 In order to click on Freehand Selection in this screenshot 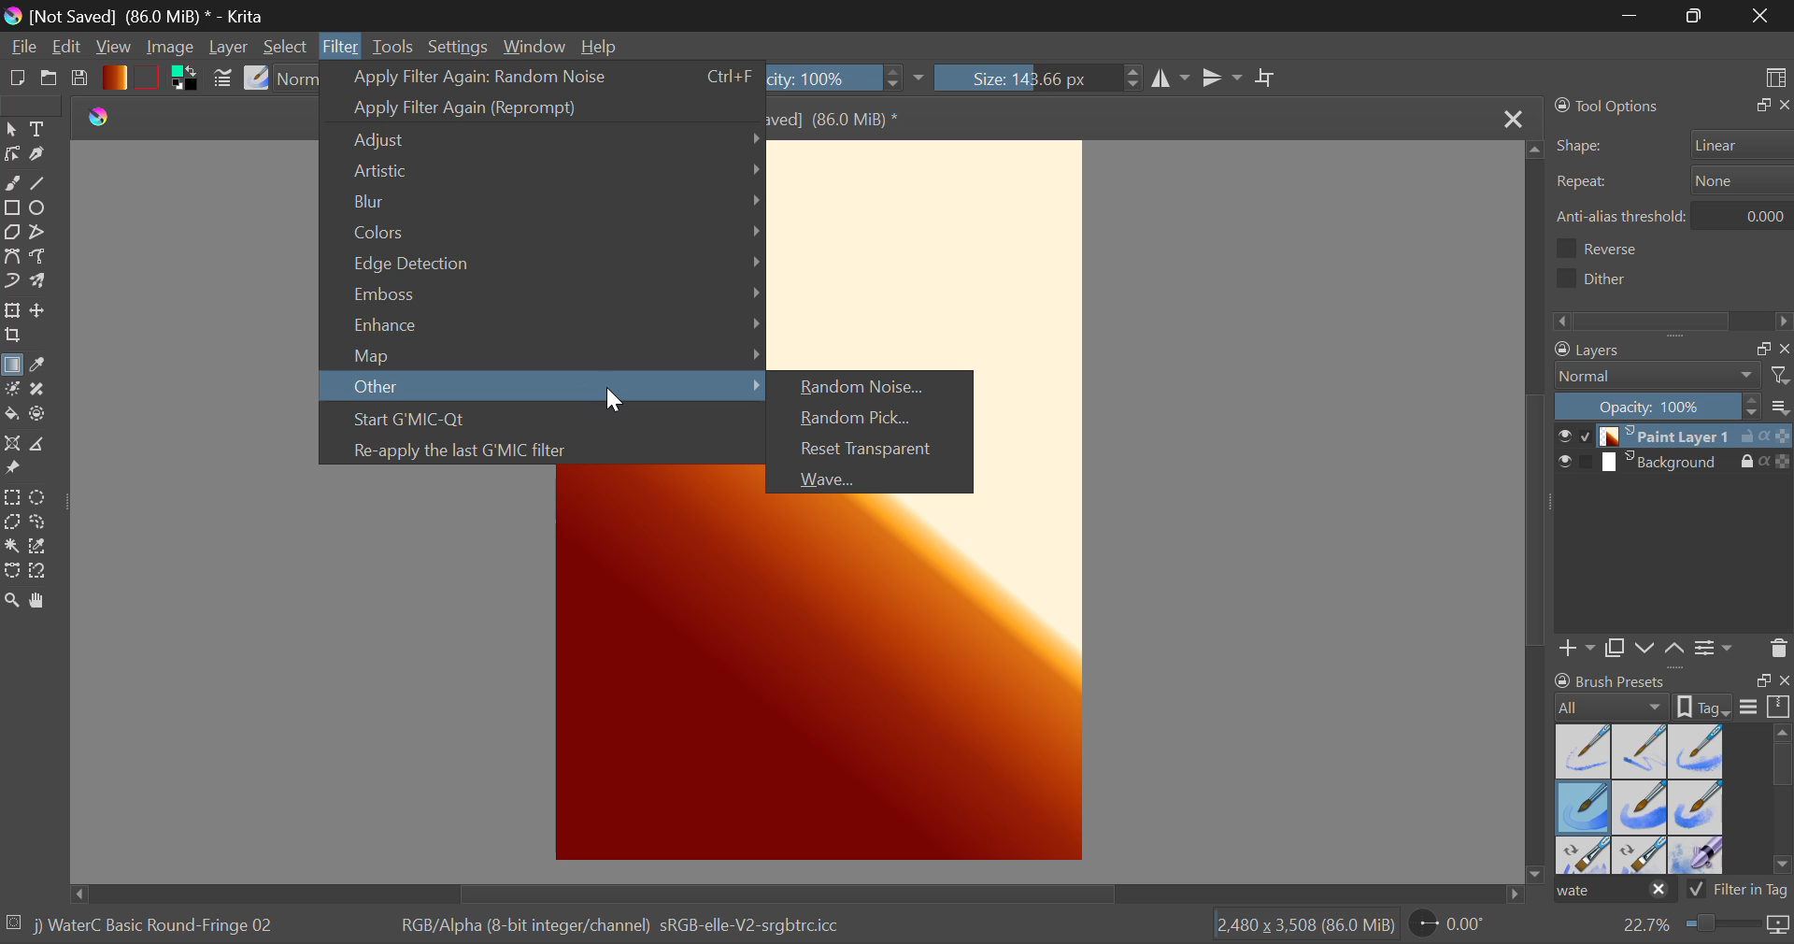, I will do `click(43, 524)`.